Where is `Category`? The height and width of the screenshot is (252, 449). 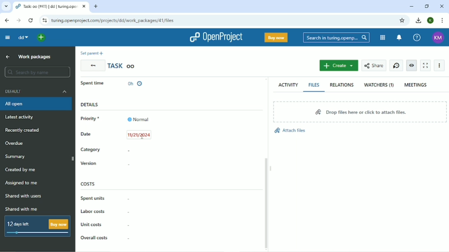
Category is located at coordinates (91, 149).